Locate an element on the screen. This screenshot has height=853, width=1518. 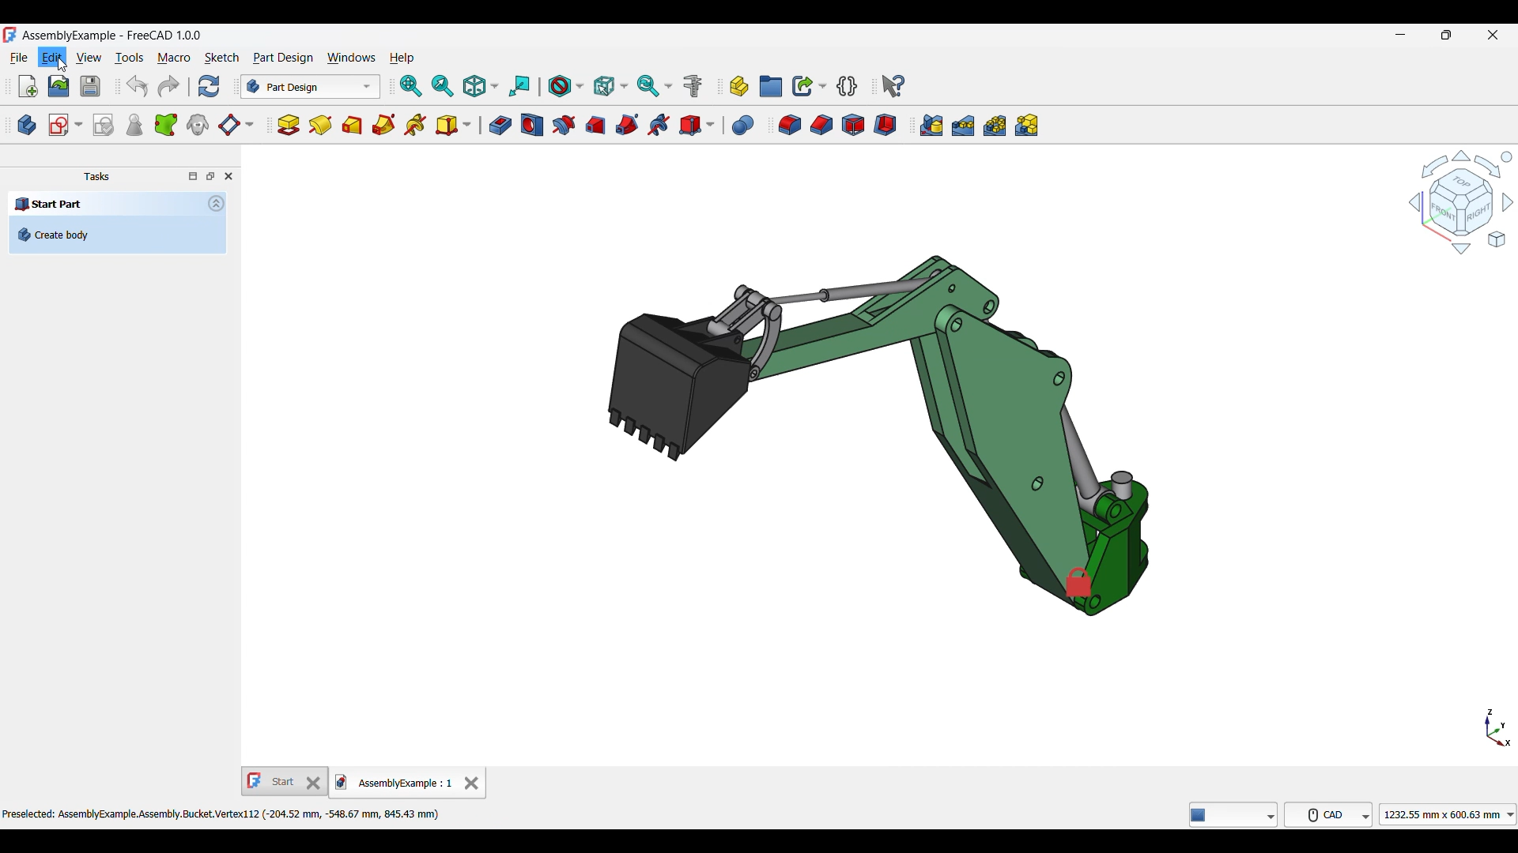
Create an additive primitive is located at coordinates (454, 125).